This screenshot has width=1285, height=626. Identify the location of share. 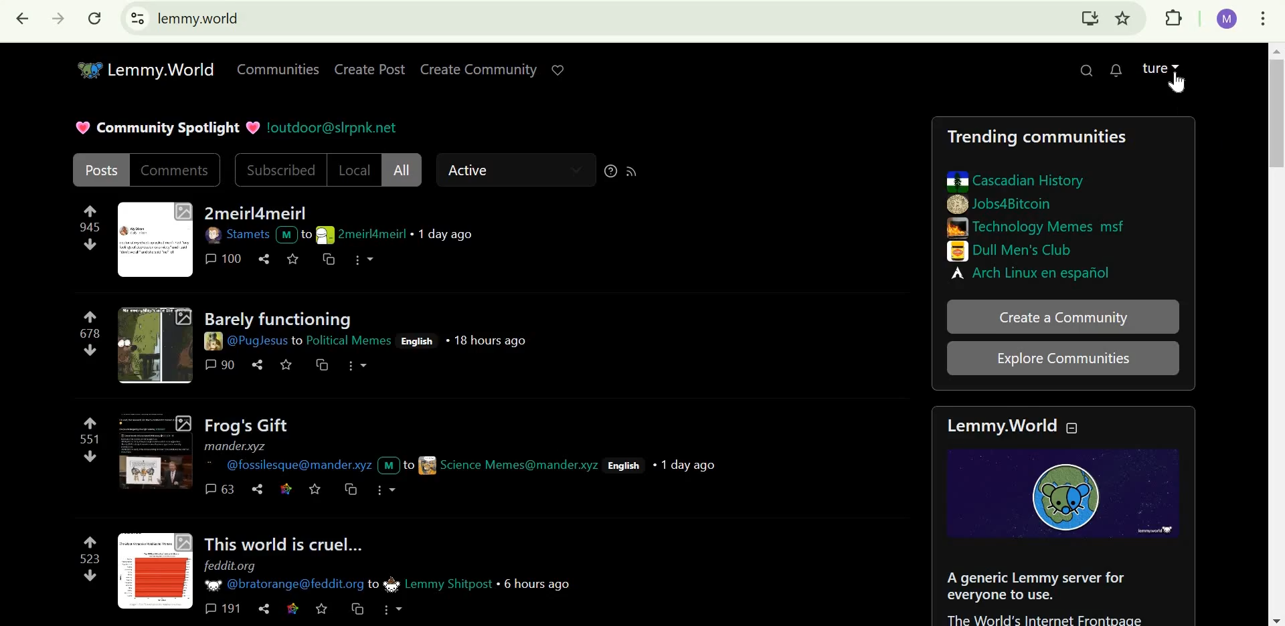
(256, 490).